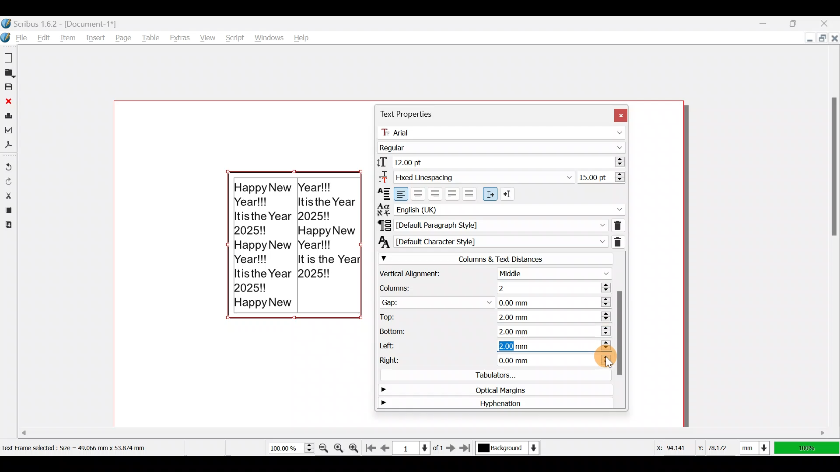  I want to click on Scroll bar, so click(620, 330).